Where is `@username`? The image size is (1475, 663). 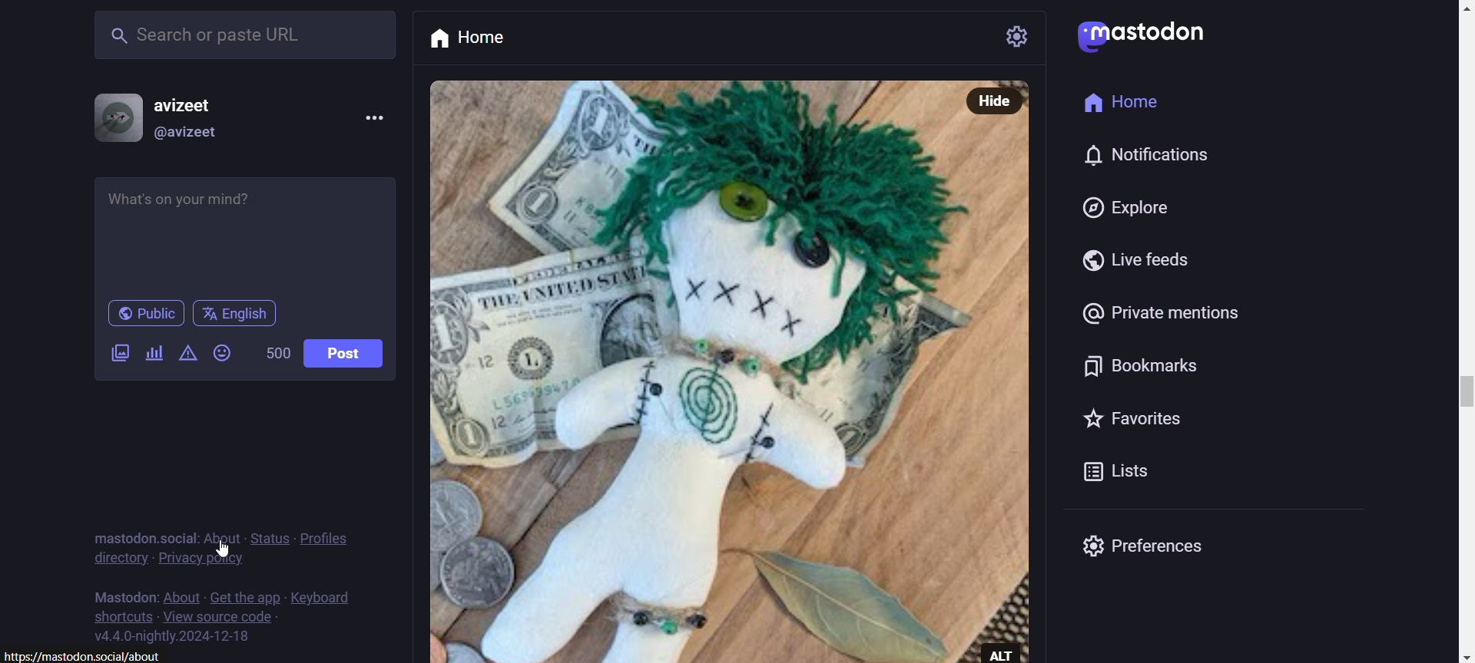 @username is located at coordinates (187, 136).